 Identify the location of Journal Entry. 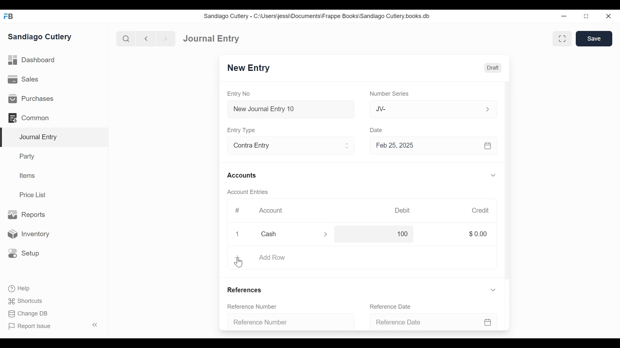
(55, 137).